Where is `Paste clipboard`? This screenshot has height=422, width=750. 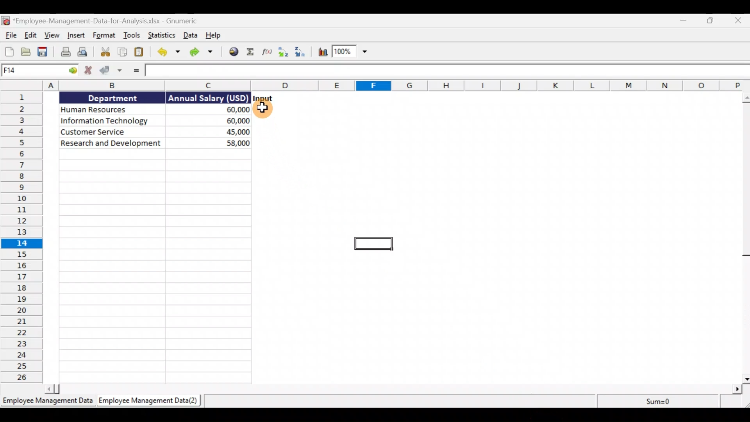
Paste clipboard is located at coordinates (139, 52).